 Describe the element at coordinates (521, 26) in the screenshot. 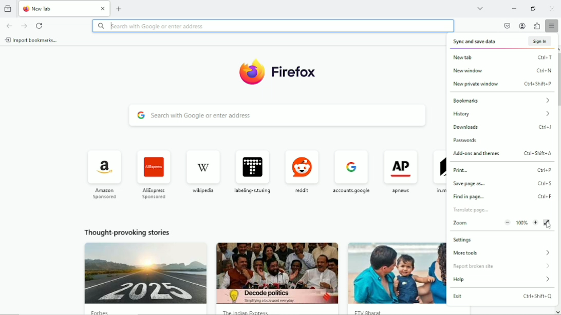

I see `account` at that location.